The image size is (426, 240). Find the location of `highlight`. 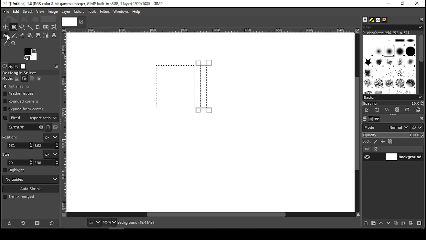

highlight is located at coordinates (14, 170).